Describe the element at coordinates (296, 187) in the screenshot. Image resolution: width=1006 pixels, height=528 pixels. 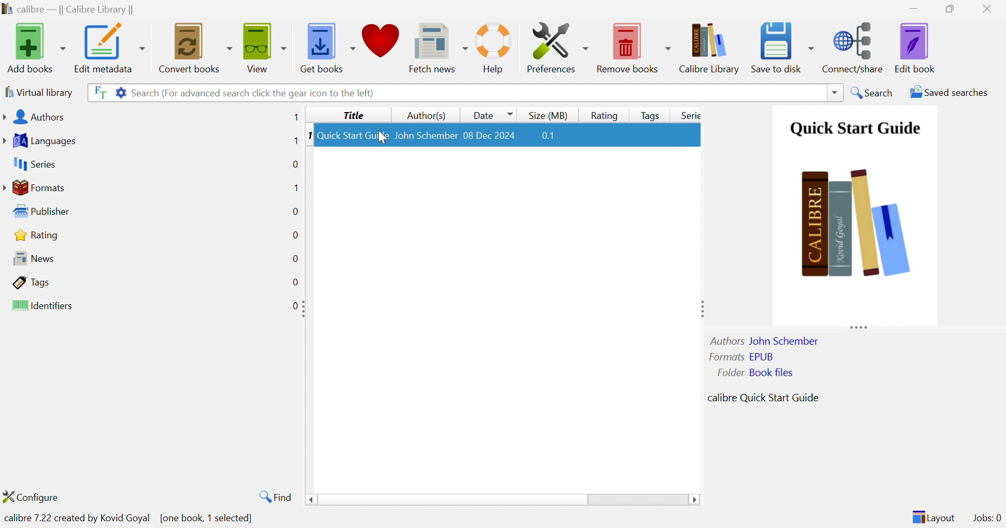
I see `1` at that location.